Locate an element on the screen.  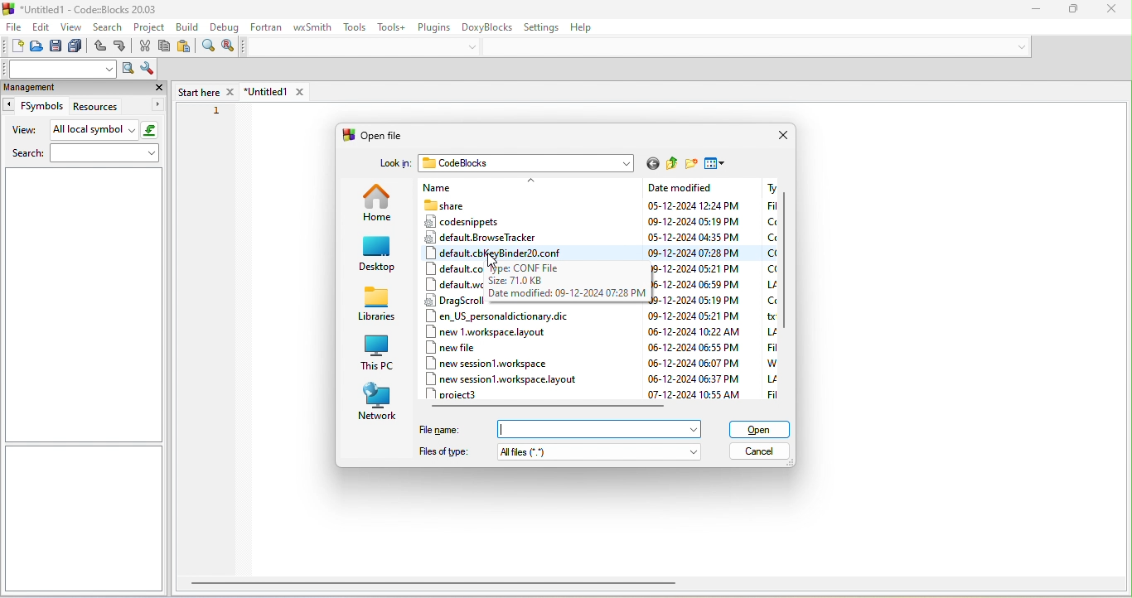
copy is located at coordinates (163, 46).